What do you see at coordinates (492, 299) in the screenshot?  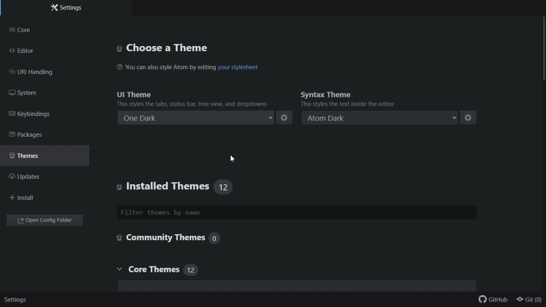 I see `github` at bounding box center [492, 299].